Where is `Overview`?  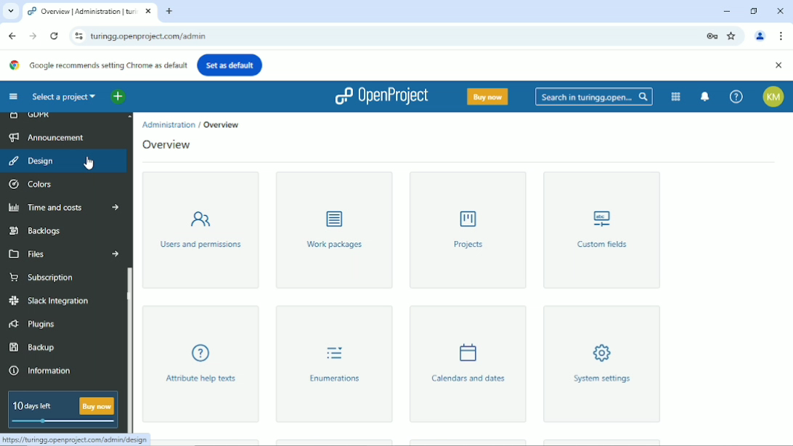
Overview is located at coordinates (224, 124).